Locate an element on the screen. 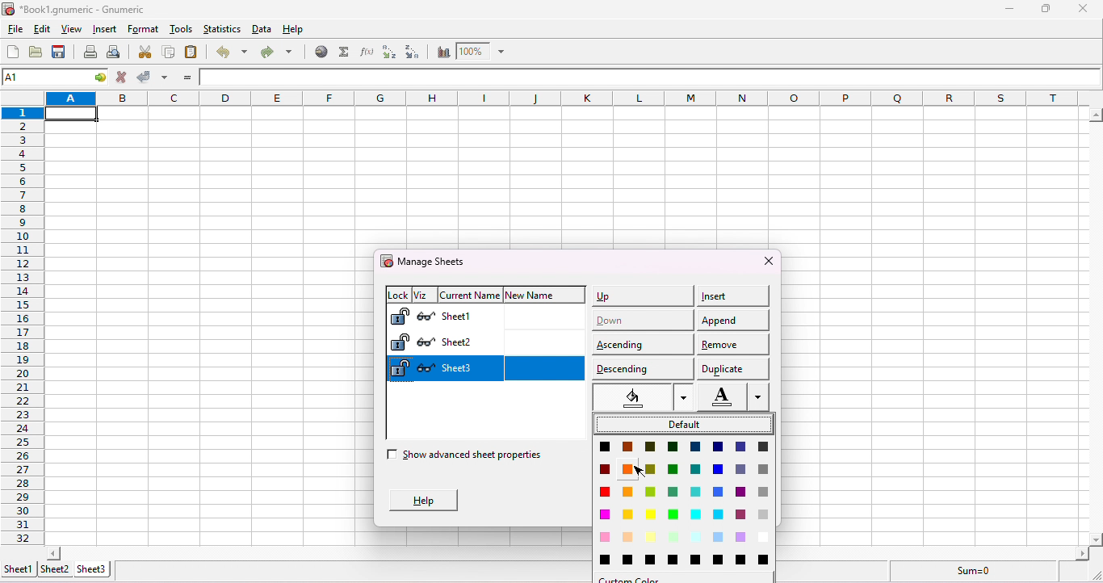 The height and width of the screenshot is (583, 1103). copy is located at coordinates (166, 53).